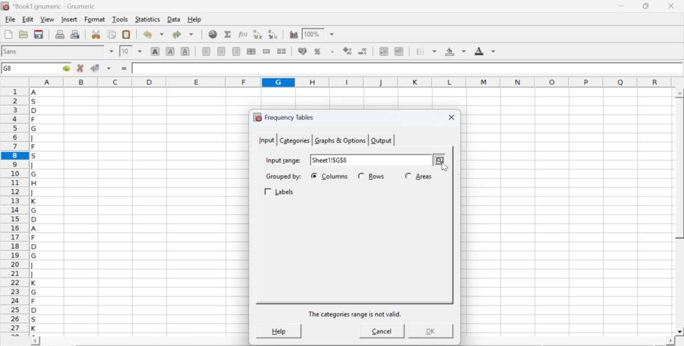 The width and height of the screenshot is (684, 346). Describe the element at coordinates (440, 166) in the screenshot. I see `cursor` at that location.